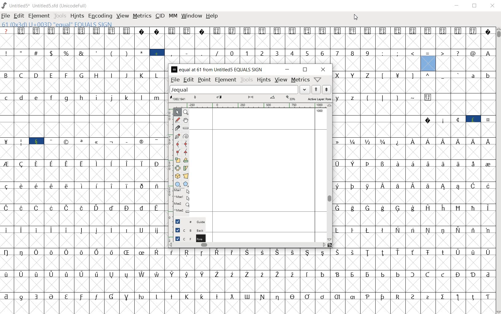 The width and height of the screenshot is (501, 314). What do you see at coordinates (225, 80) in the screenshot?
I see `element` at bounding box center [225, 80].